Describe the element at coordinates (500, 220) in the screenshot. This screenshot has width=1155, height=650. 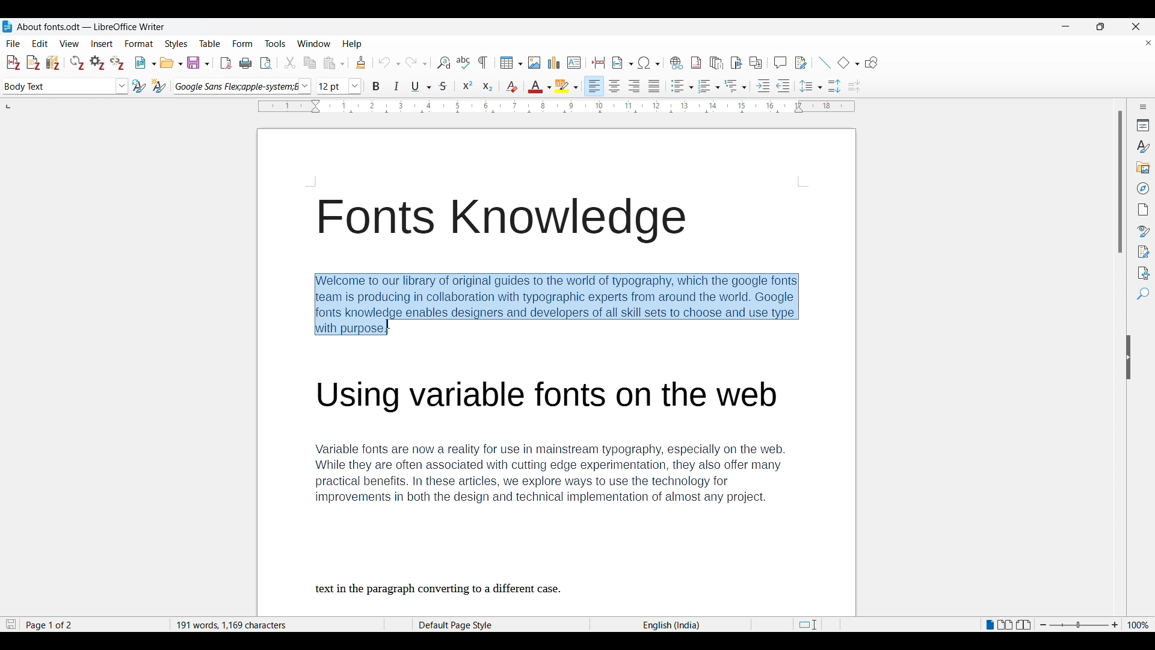
I see `Fonts Knowledge` at that location.